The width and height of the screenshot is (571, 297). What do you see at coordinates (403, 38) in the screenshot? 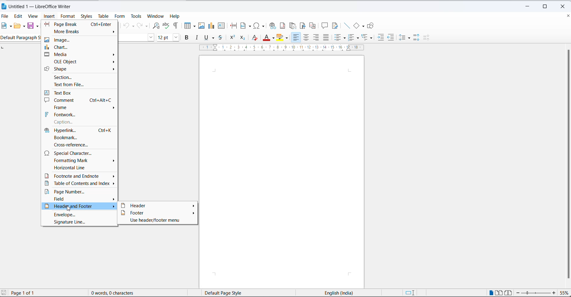
I see `line spacing` at bounding box center [403, 38].